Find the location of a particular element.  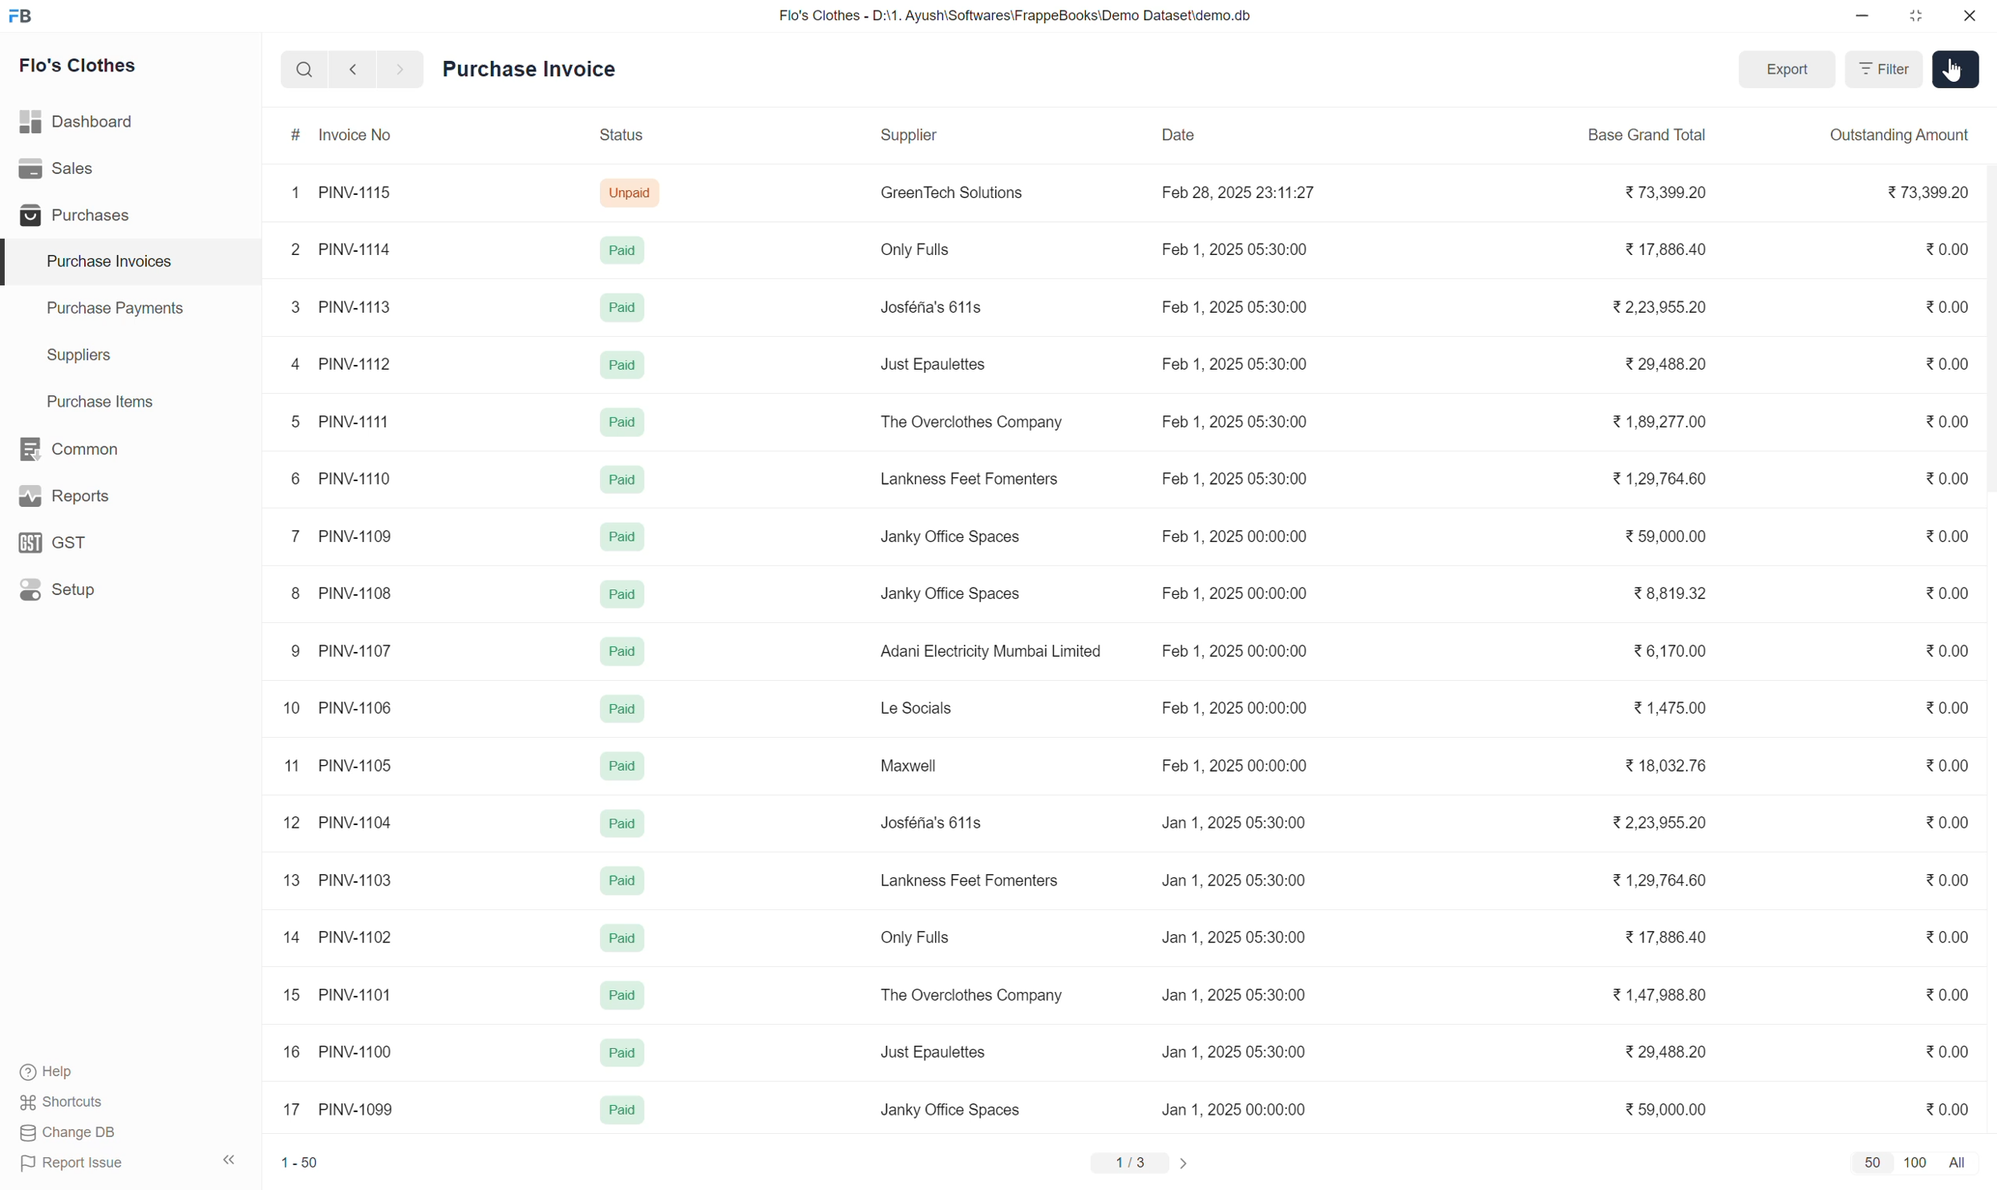

14 is located at coordinates (294, 937).